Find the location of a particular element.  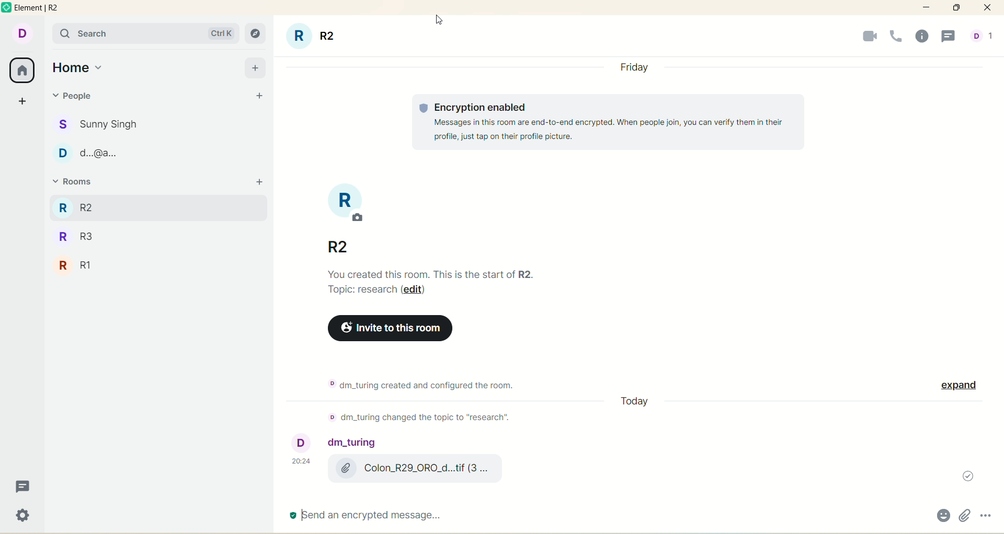

vertical scroll bar is located at coordinates (998, 279).